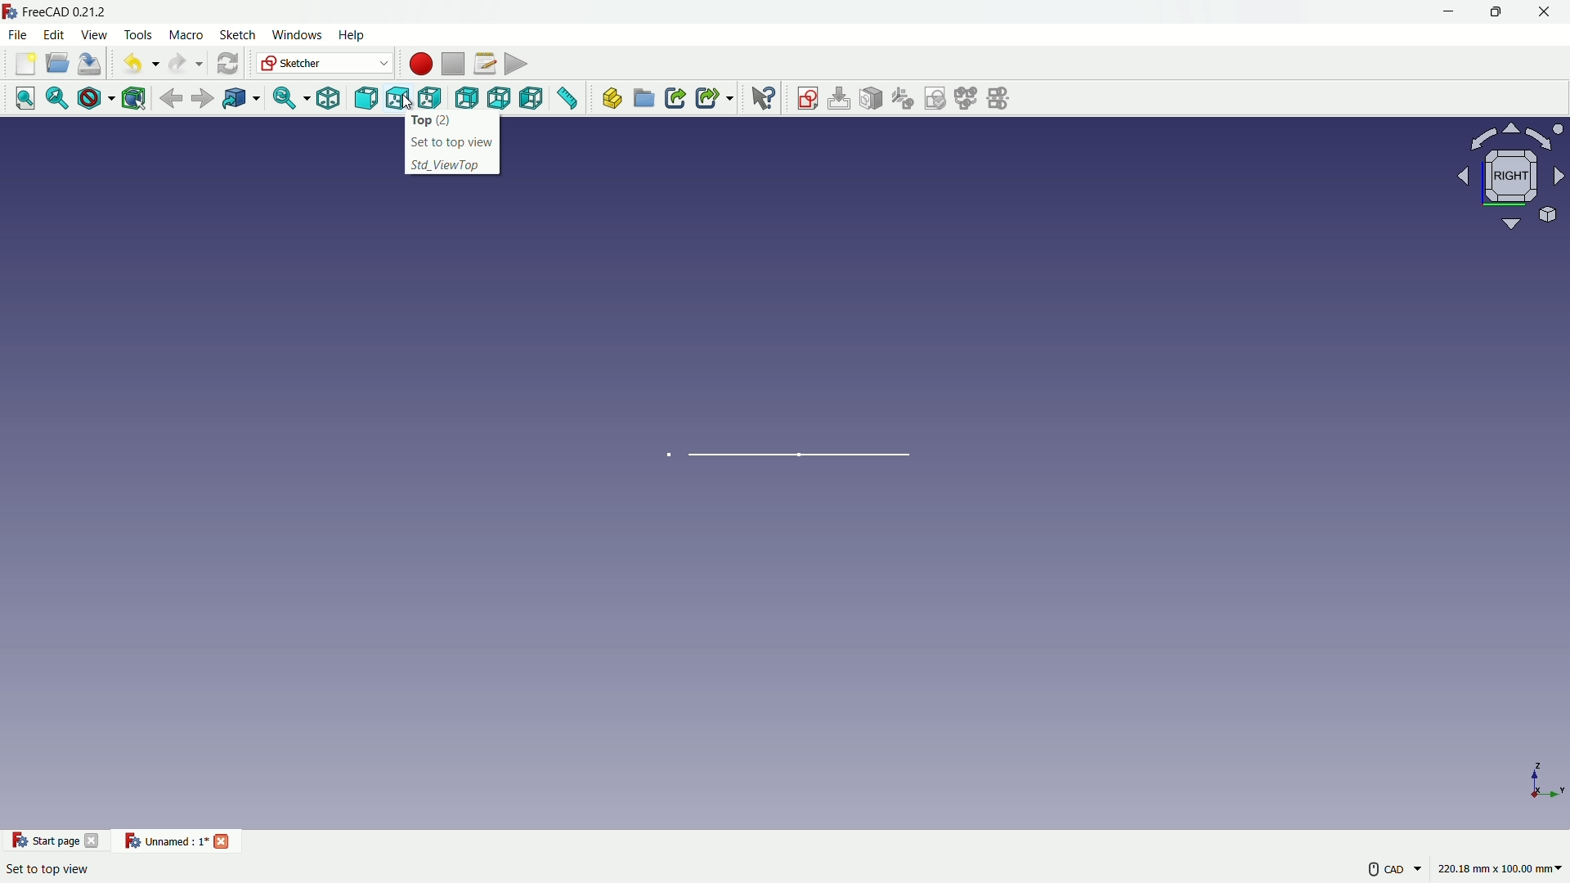 Image resolution: width=1570 pixels, height=883 pixels. What do you see at coordinates (298, 37) in the screenshot?
I see `windows menu` at bounding box center [298, 37].